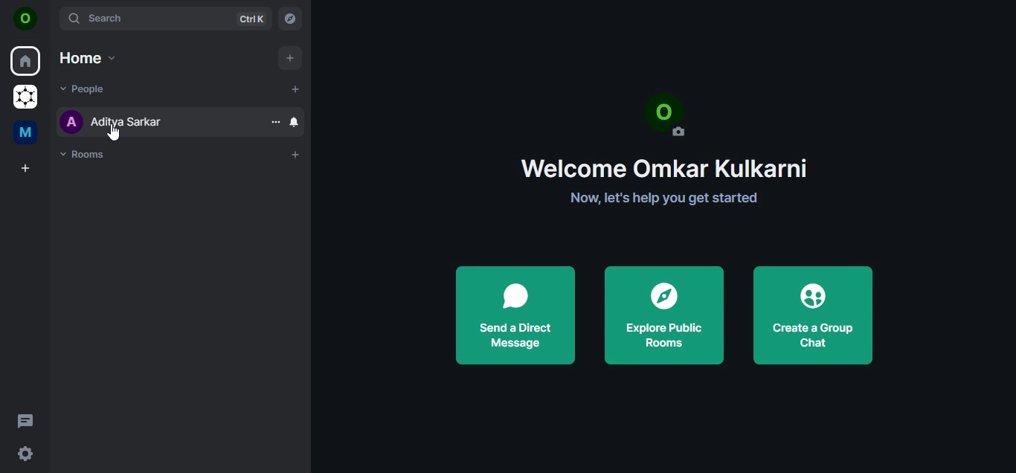 The width and height of the screenshot is (1016, 473). What do you see at coordinates (28, 19) in the screenshot?
I see `O` at bounding box center [28, 19].